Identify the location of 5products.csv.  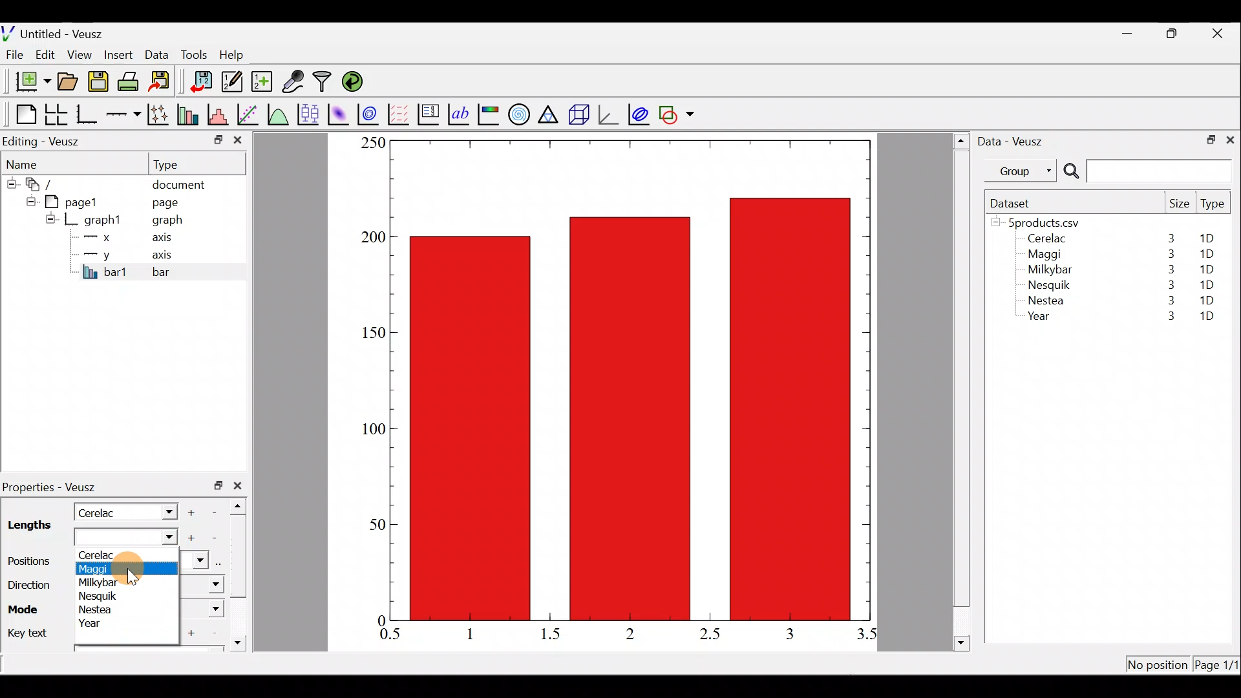
(1043, 222).